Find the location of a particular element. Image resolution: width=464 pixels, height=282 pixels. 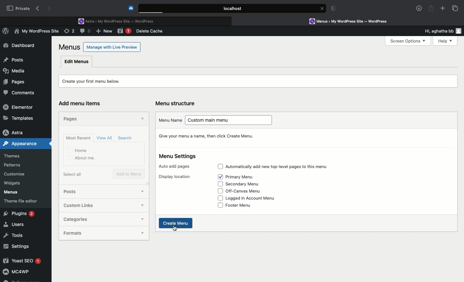

user icon is located at coordinates (460, 31).